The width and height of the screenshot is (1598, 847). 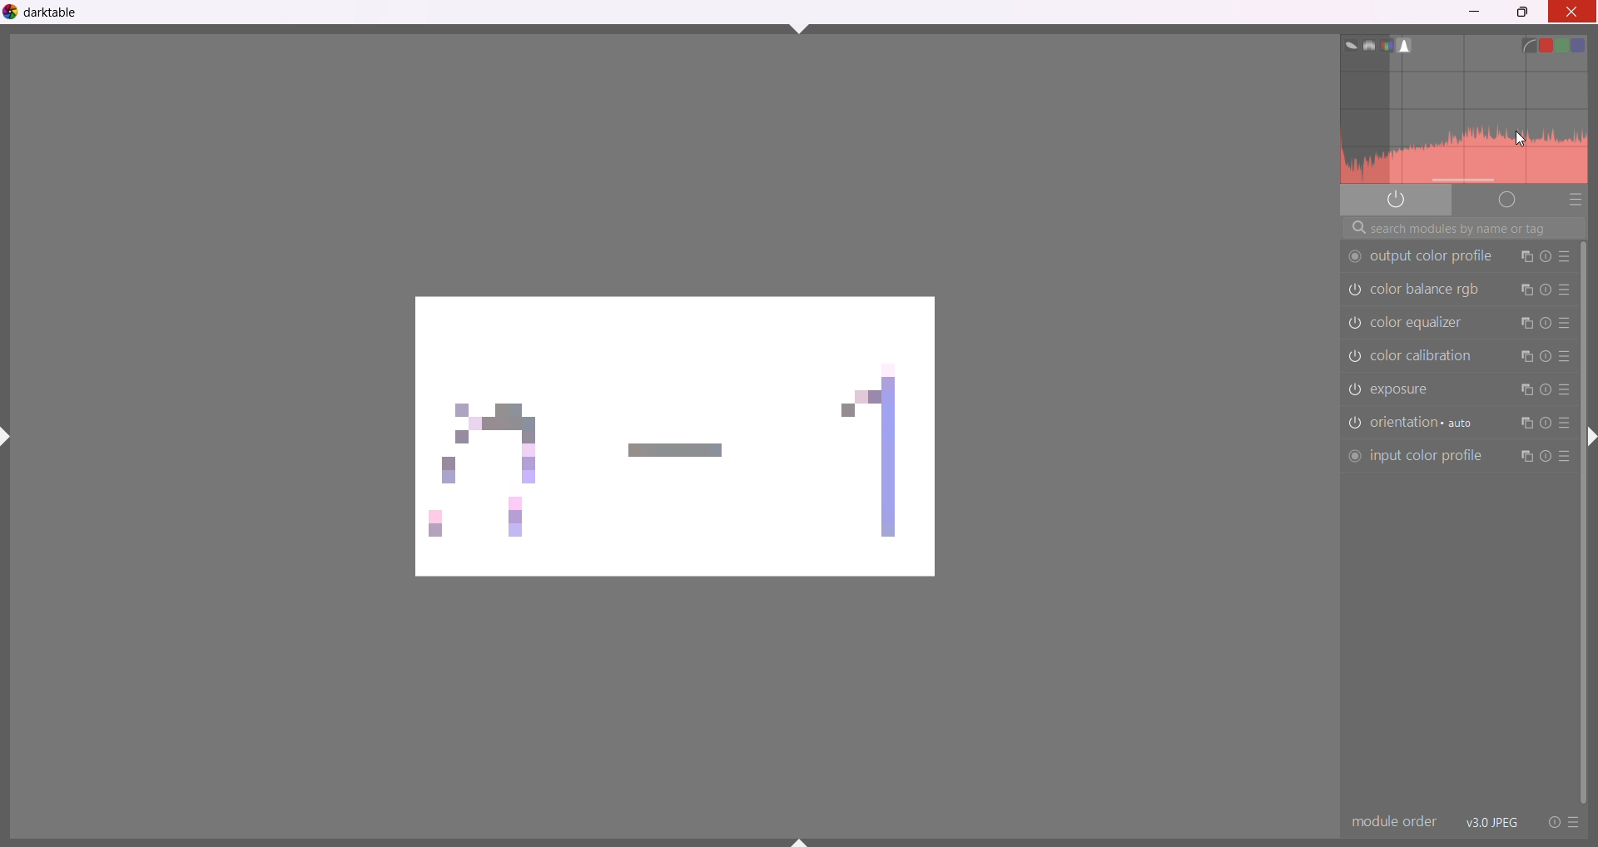 I want to click on presets, so click(x=1576, y=201).